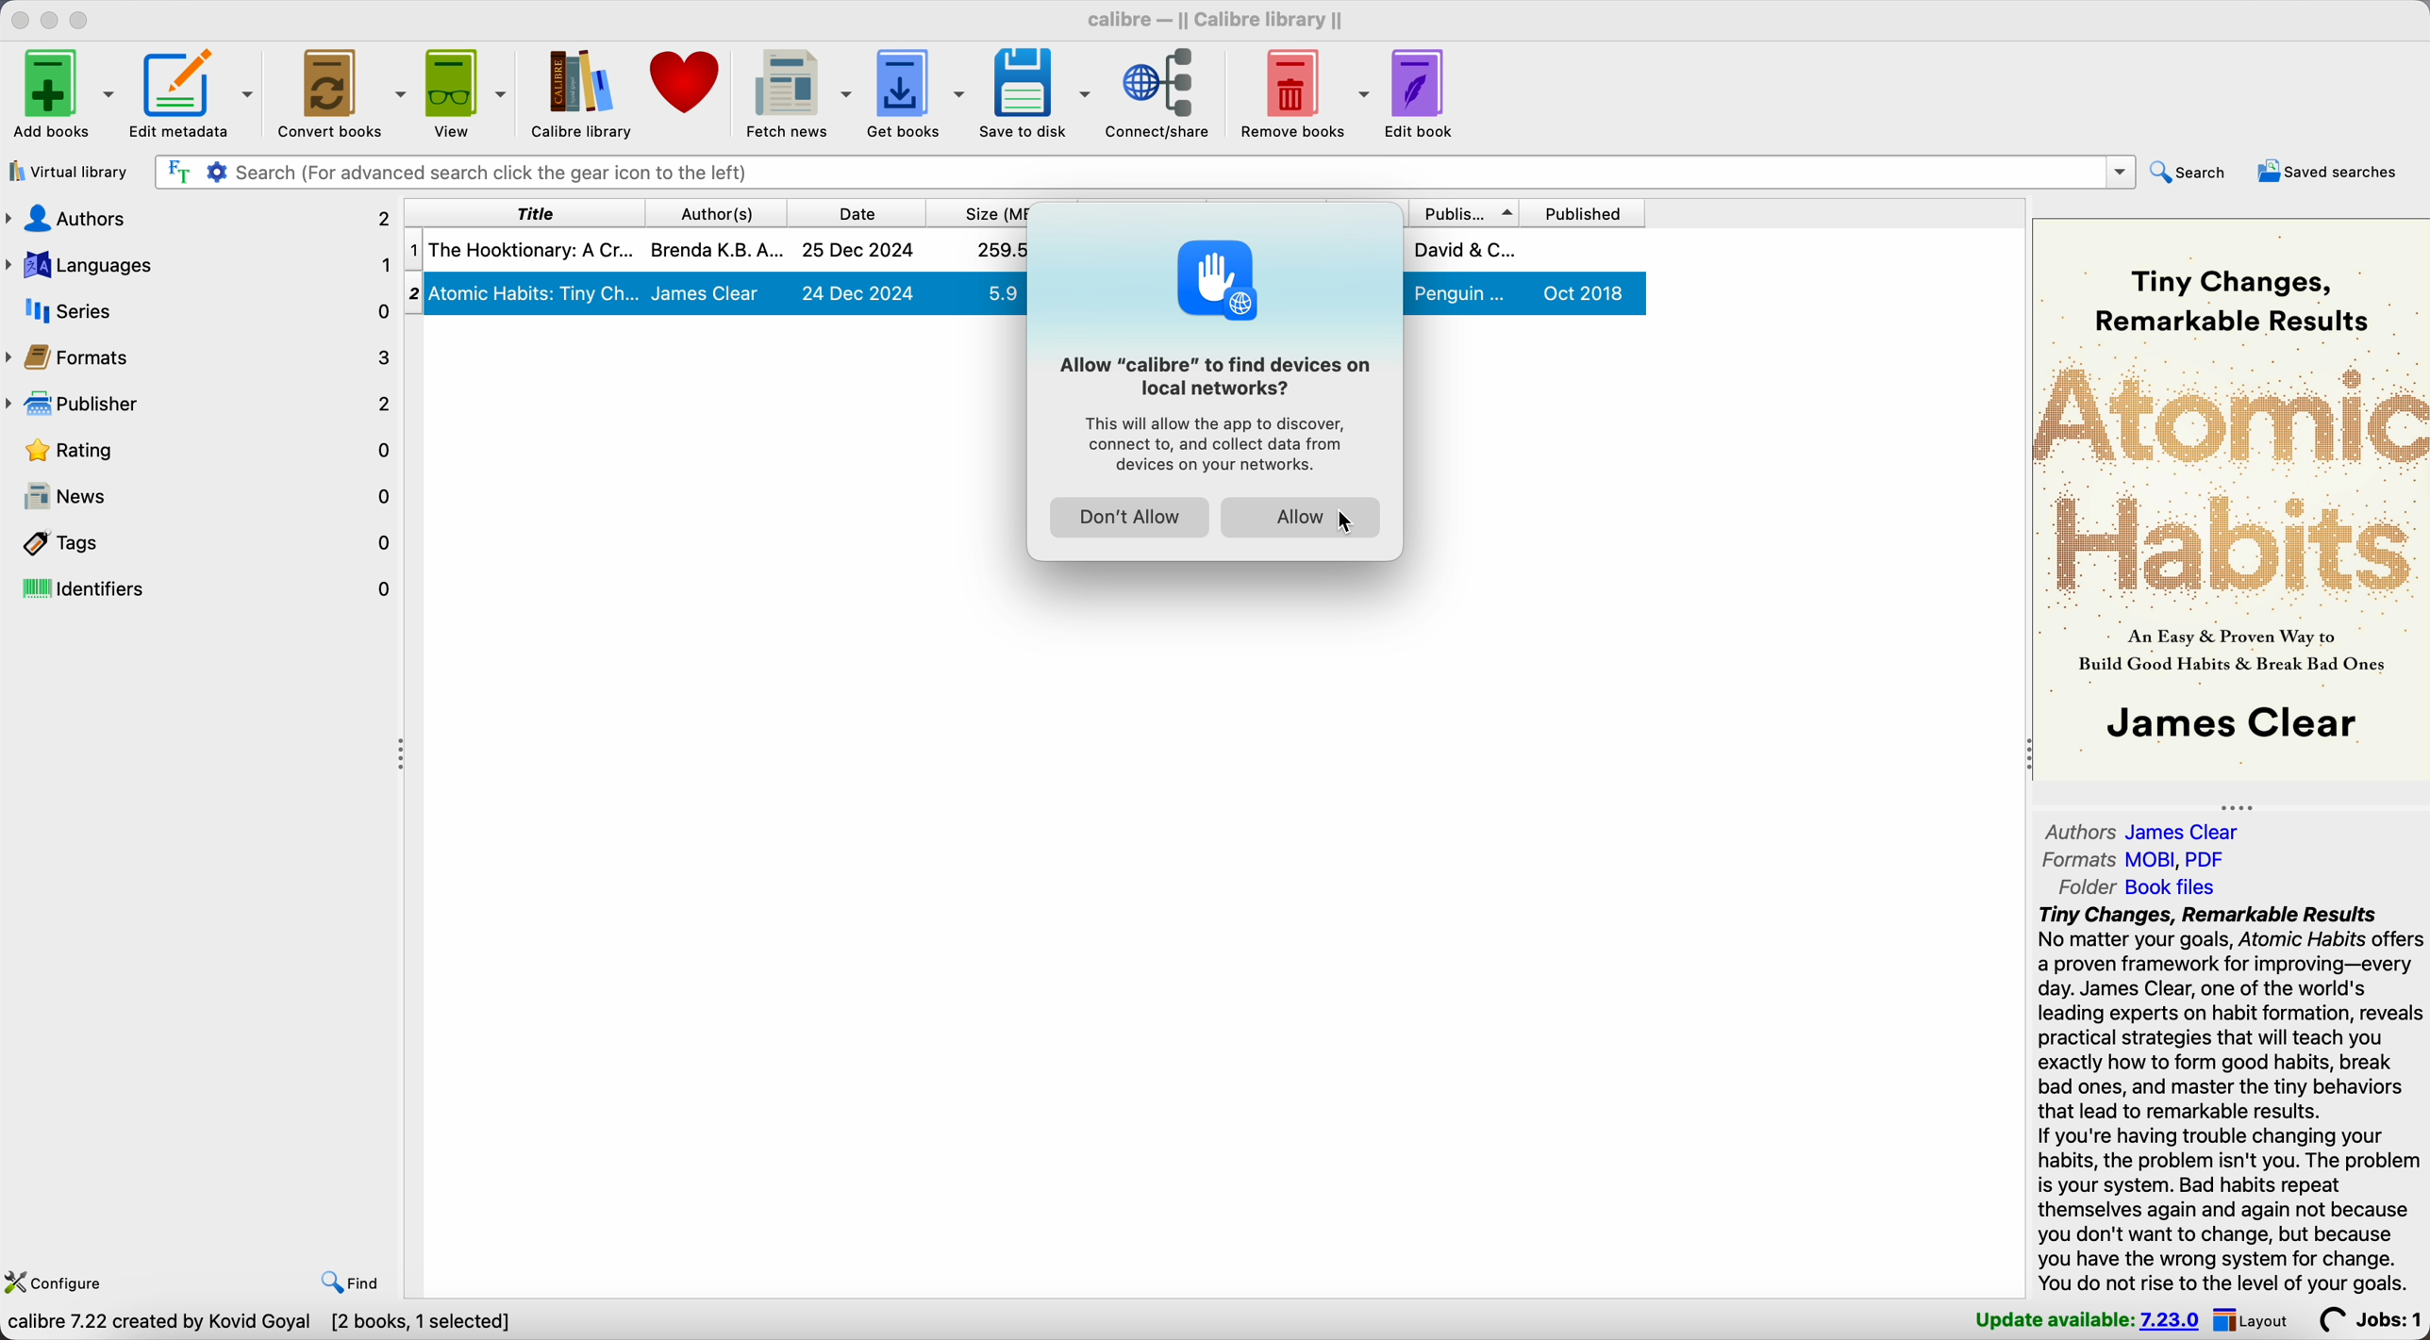 Image resolution: width=2430 pixels, height=1340 pixels. Describe the element at coordinates (2365, 1318) in the screenshot. I see `Jobs: 0` at that location.